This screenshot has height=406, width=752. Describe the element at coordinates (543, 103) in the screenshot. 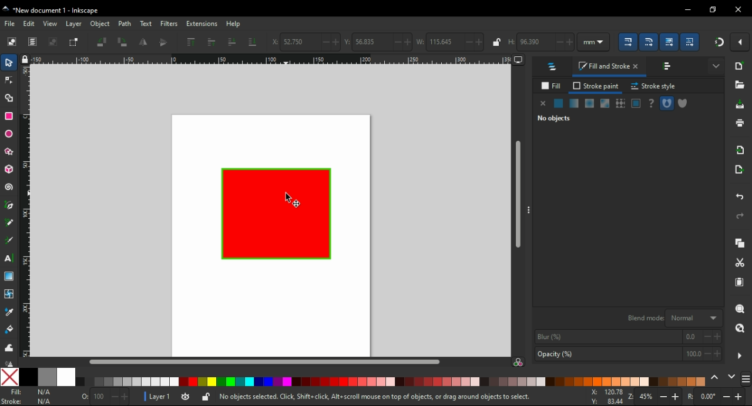

I see `none` at that location.